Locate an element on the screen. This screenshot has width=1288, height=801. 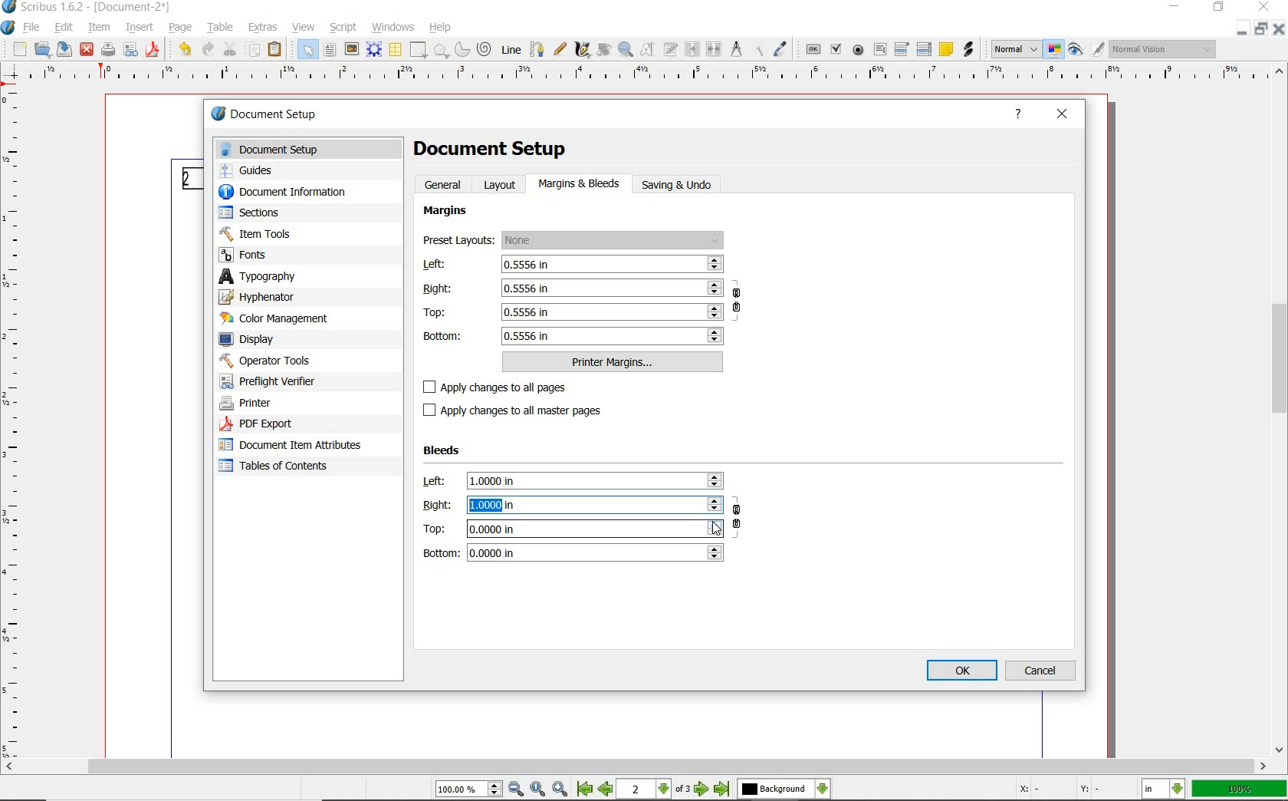
bottom is located at coordinates (573, 552).